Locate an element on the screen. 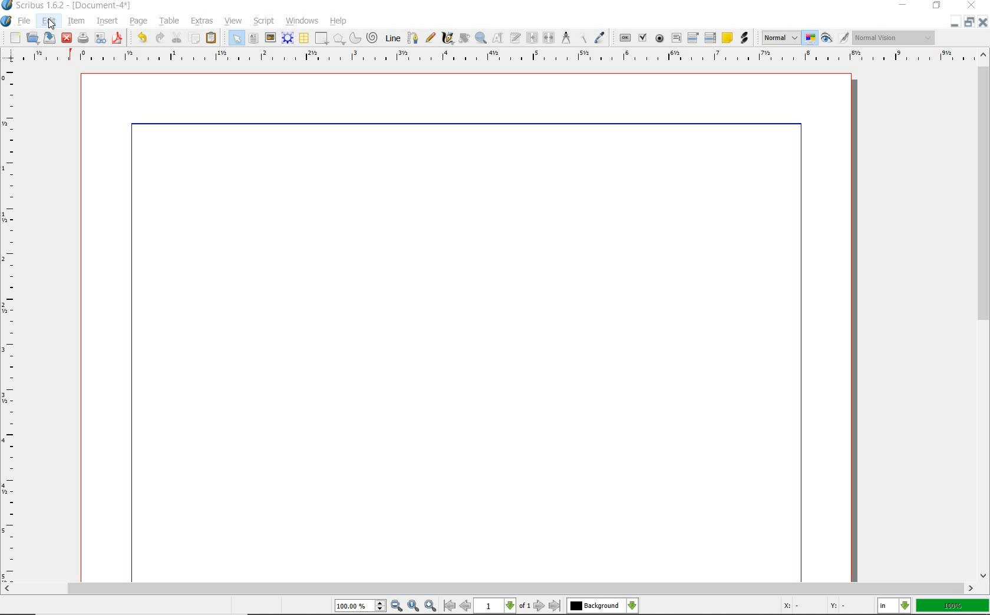 The height and width of the screenshot is (615, 990). polygon is located at coordinates (339, 39).